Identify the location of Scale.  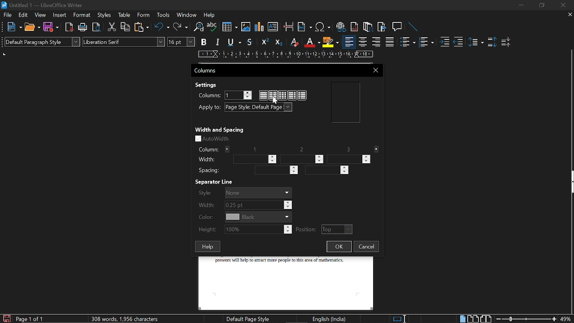
(286, 54).